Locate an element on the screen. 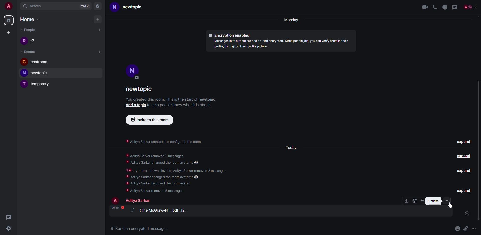  Monday is located at coordinates (292, 20).